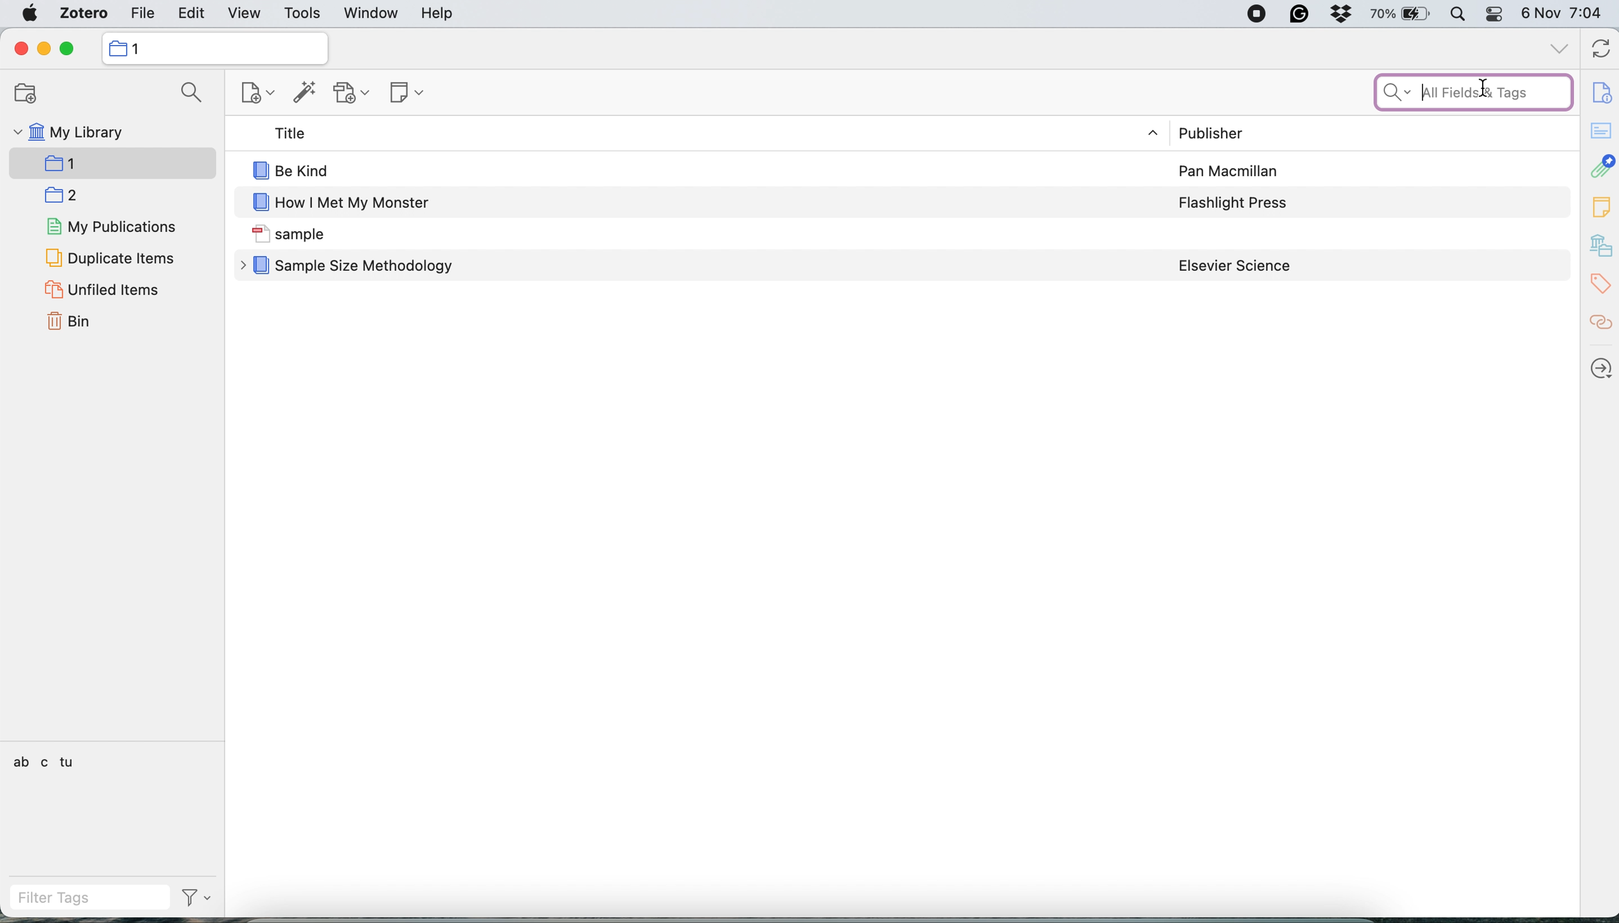 The width and height of the screenshot is (1619, 923). What do you see at coordinates (44, 49) in the screenshot?
I see `minimise` at bounding box center [44, 49].